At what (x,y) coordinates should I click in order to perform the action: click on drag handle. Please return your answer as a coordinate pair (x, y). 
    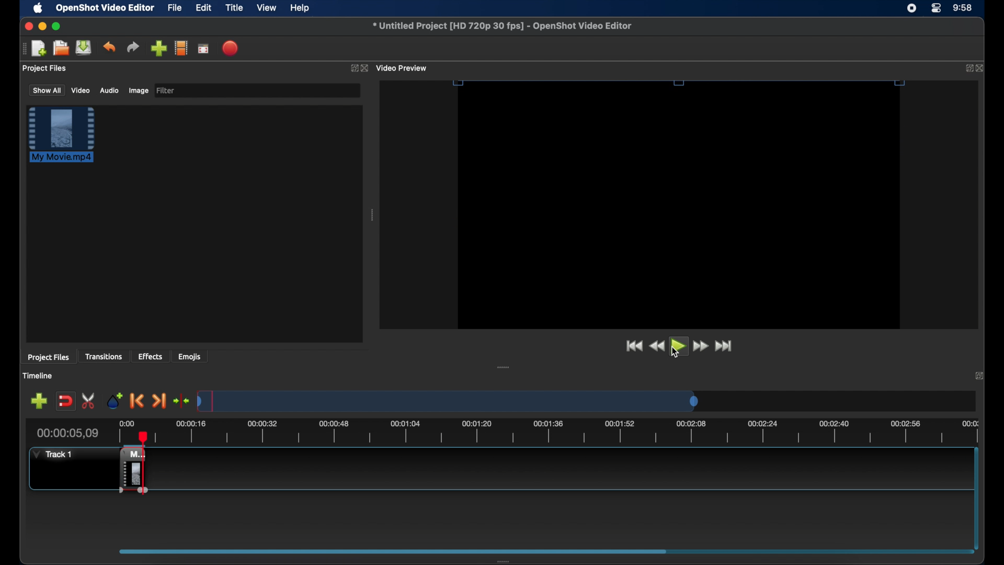
    Looking at the image, I should click on (507, 561).